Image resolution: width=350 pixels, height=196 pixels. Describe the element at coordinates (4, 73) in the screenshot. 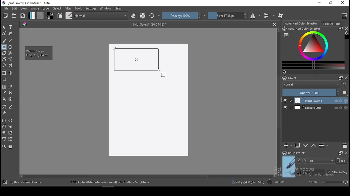

I see `transform a layer or a selection` at that location.